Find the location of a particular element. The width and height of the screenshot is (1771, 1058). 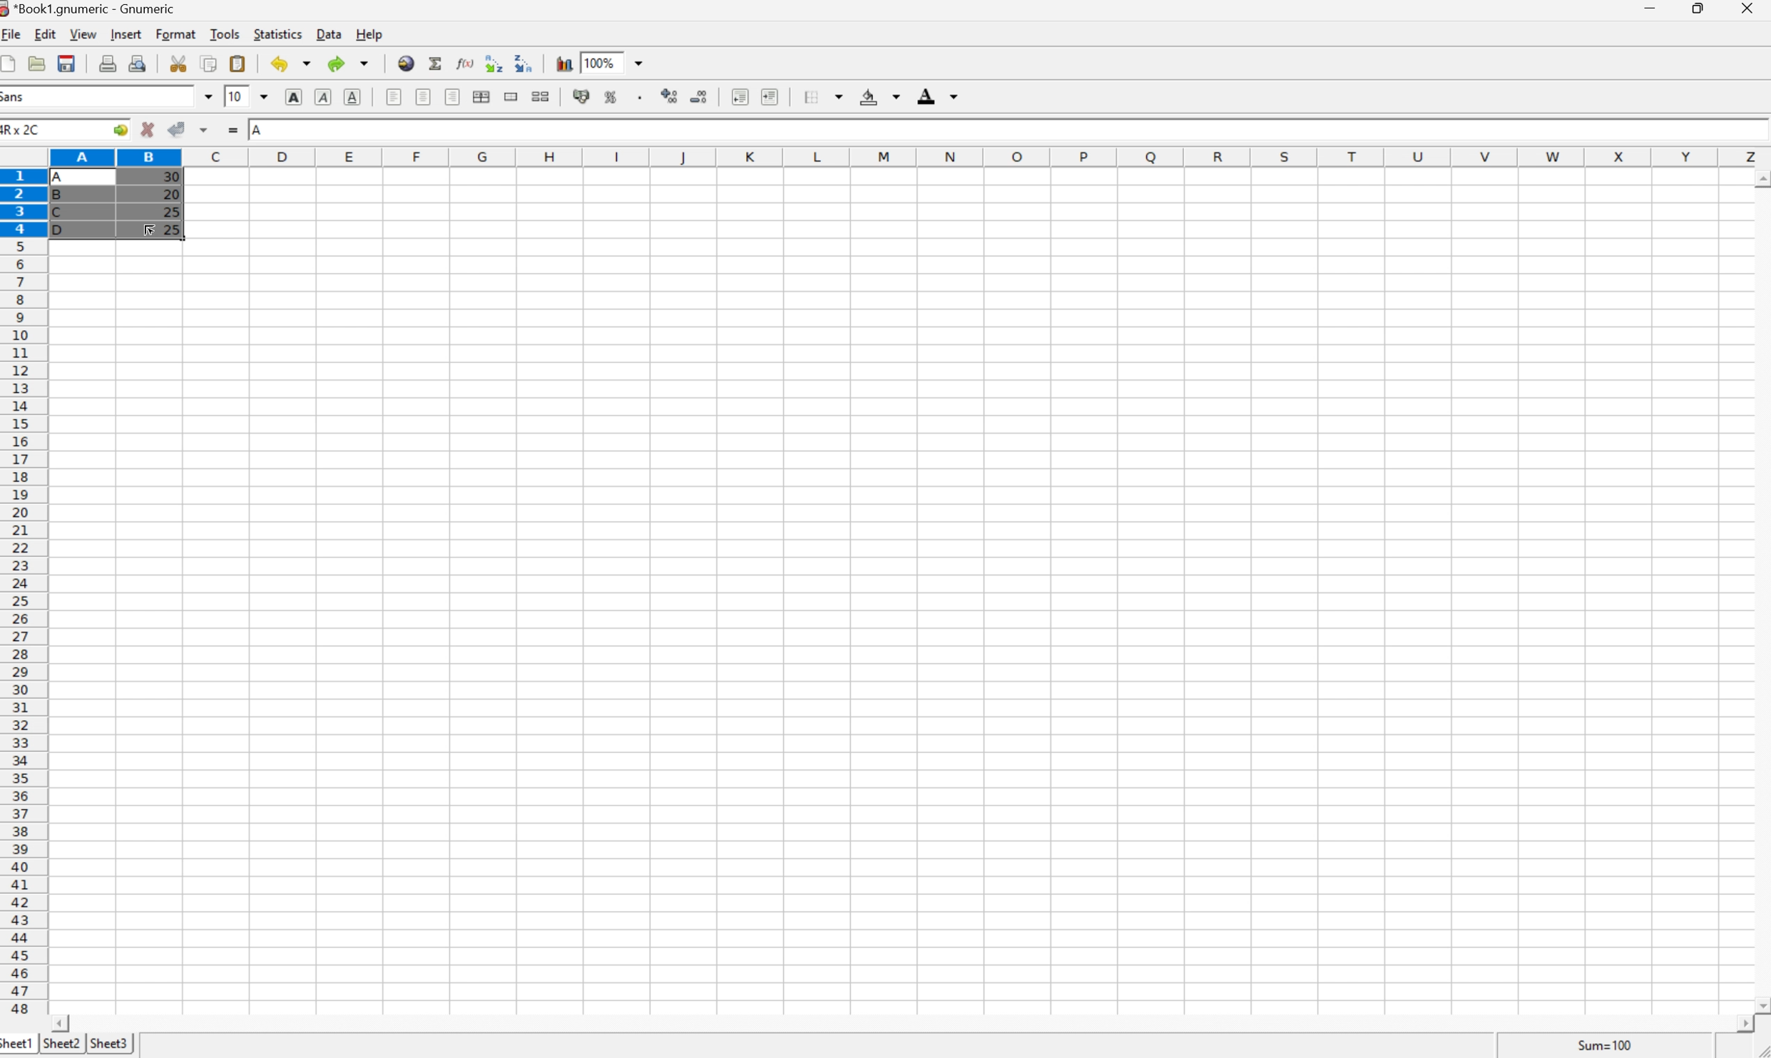

10 is located at coordinates (236, 96).